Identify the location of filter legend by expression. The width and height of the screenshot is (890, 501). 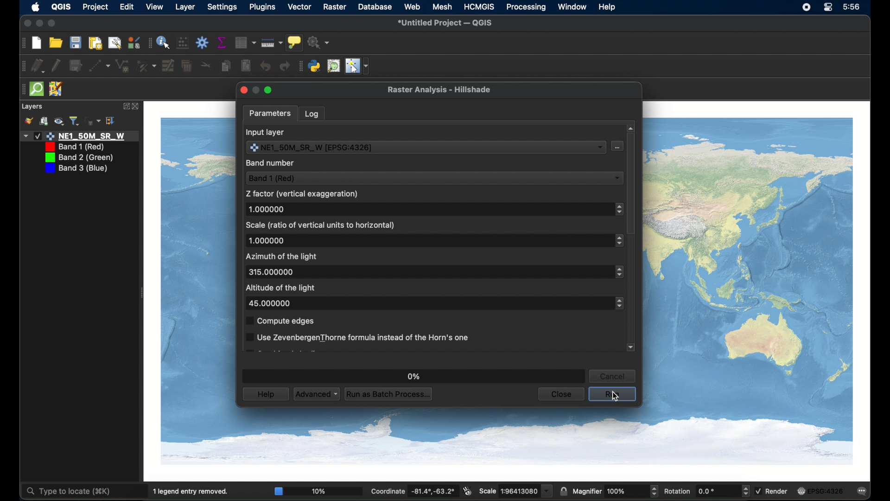
(93, 121).